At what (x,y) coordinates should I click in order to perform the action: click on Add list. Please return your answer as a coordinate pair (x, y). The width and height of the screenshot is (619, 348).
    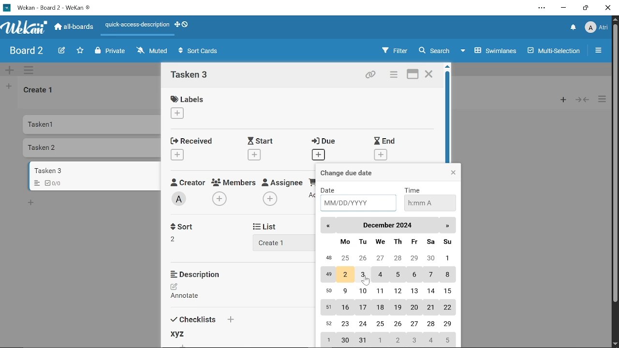
    Looking at the image, I should click on (9, 87).